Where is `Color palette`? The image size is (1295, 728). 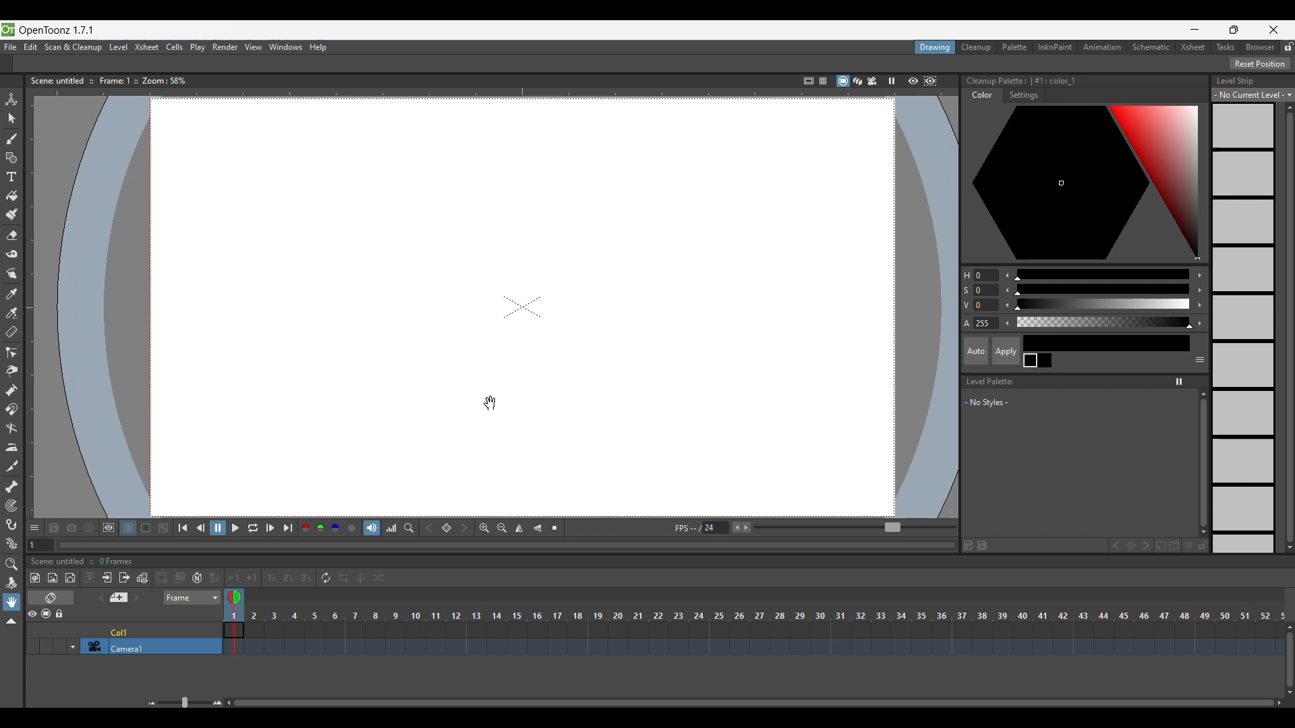
Color palette is located at coordinates (1082, 183).